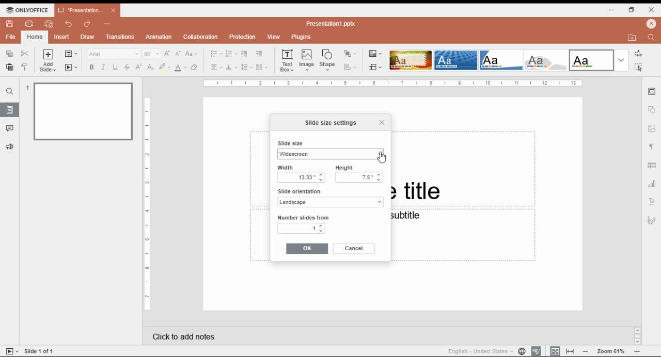 This screenshot has width=661, height=357. What do you see at coordinates (192, 54) in the screenshot?
I see `change case` at bounding box center [192, 54].